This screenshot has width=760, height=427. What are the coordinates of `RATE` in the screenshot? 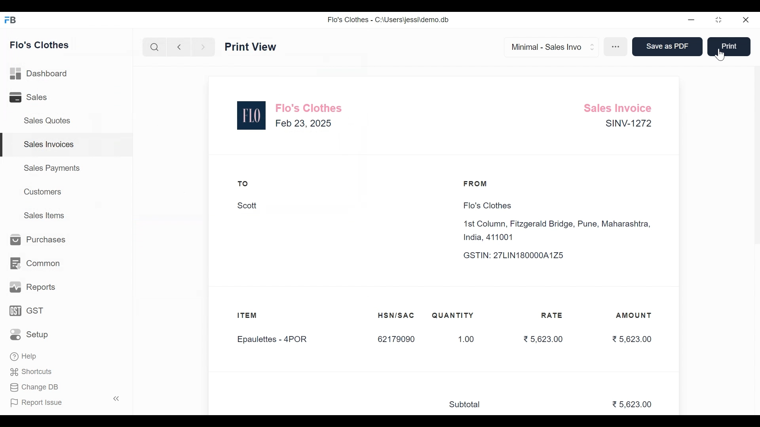 It's located at (554, 316).